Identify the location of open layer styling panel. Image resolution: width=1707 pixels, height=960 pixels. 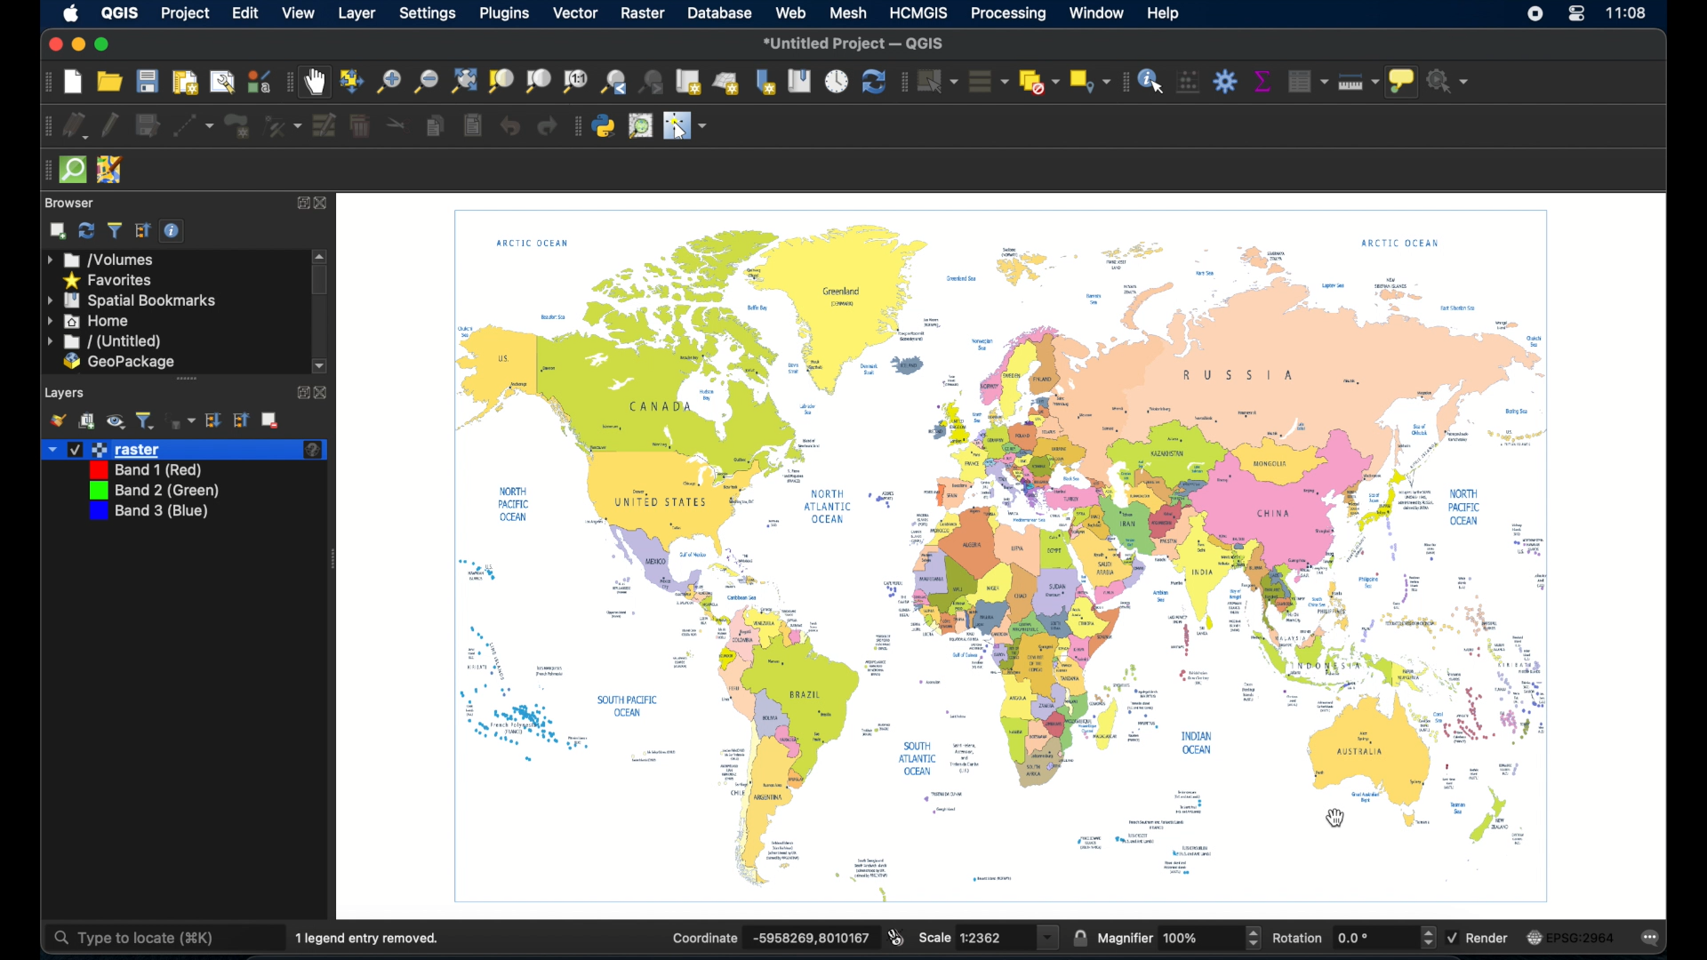
(58, 420).